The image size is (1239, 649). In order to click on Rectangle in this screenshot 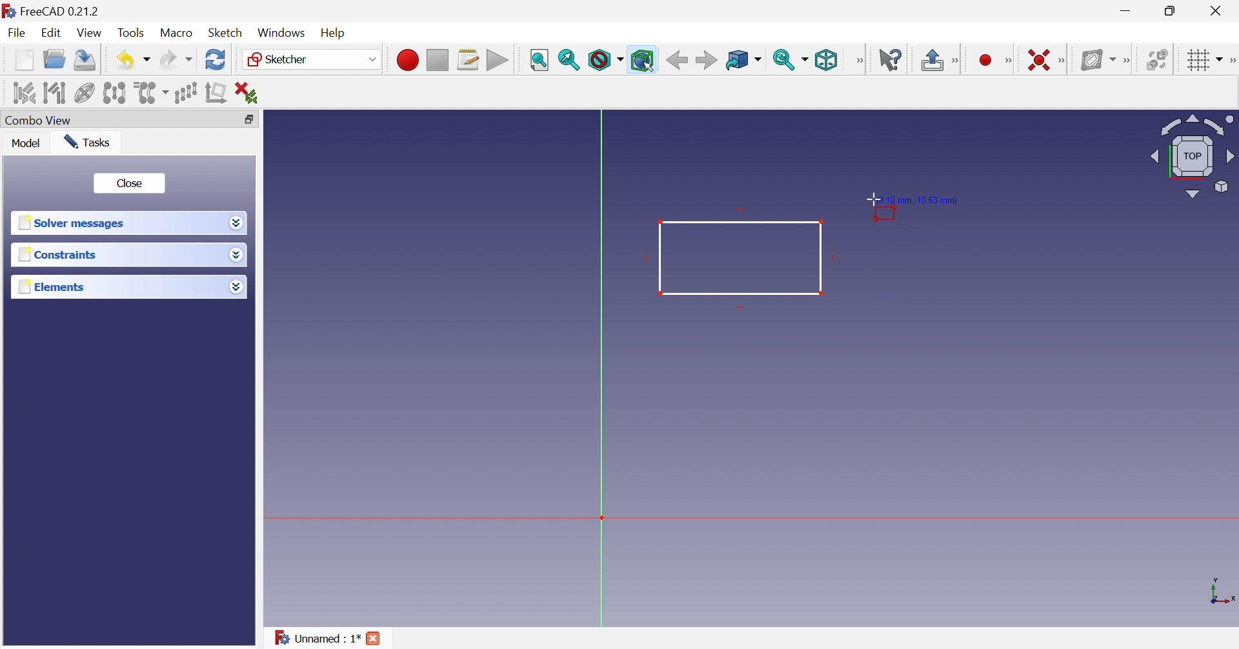, I will do `click(740, 256)`.